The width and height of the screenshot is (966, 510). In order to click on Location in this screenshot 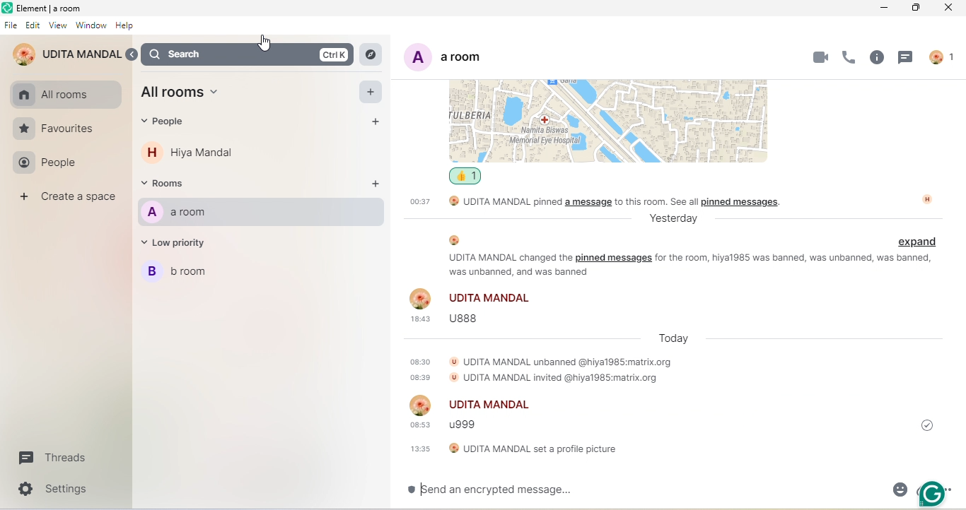, I will do `click(369, 54)`.